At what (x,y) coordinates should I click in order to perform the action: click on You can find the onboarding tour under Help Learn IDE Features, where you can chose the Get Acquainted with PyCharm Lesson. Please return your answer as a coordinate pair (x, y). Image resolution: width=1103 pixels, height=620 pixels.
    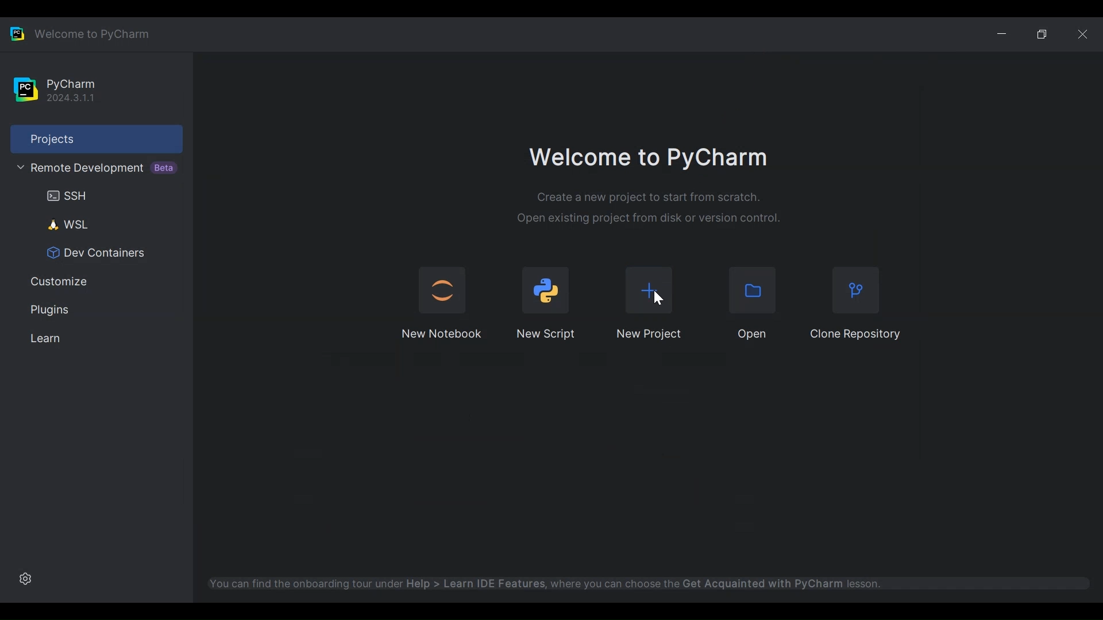
    Looking at the image, I should click on (587, 582).